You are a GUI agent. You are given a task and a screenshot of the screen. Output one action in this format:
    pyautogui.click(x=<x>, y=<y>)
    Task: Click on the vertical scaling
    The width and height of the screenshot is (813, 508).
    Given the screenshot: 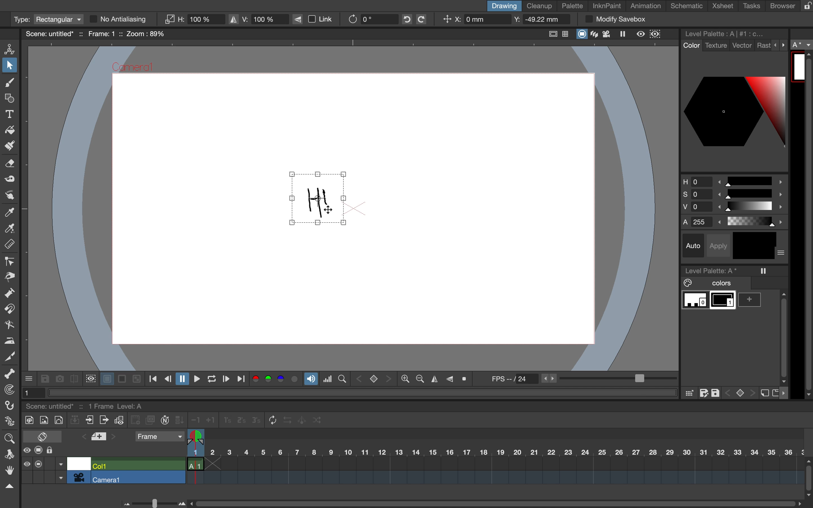 What is the action you would take?
    pyautogui.click(x=258, y=18)
    